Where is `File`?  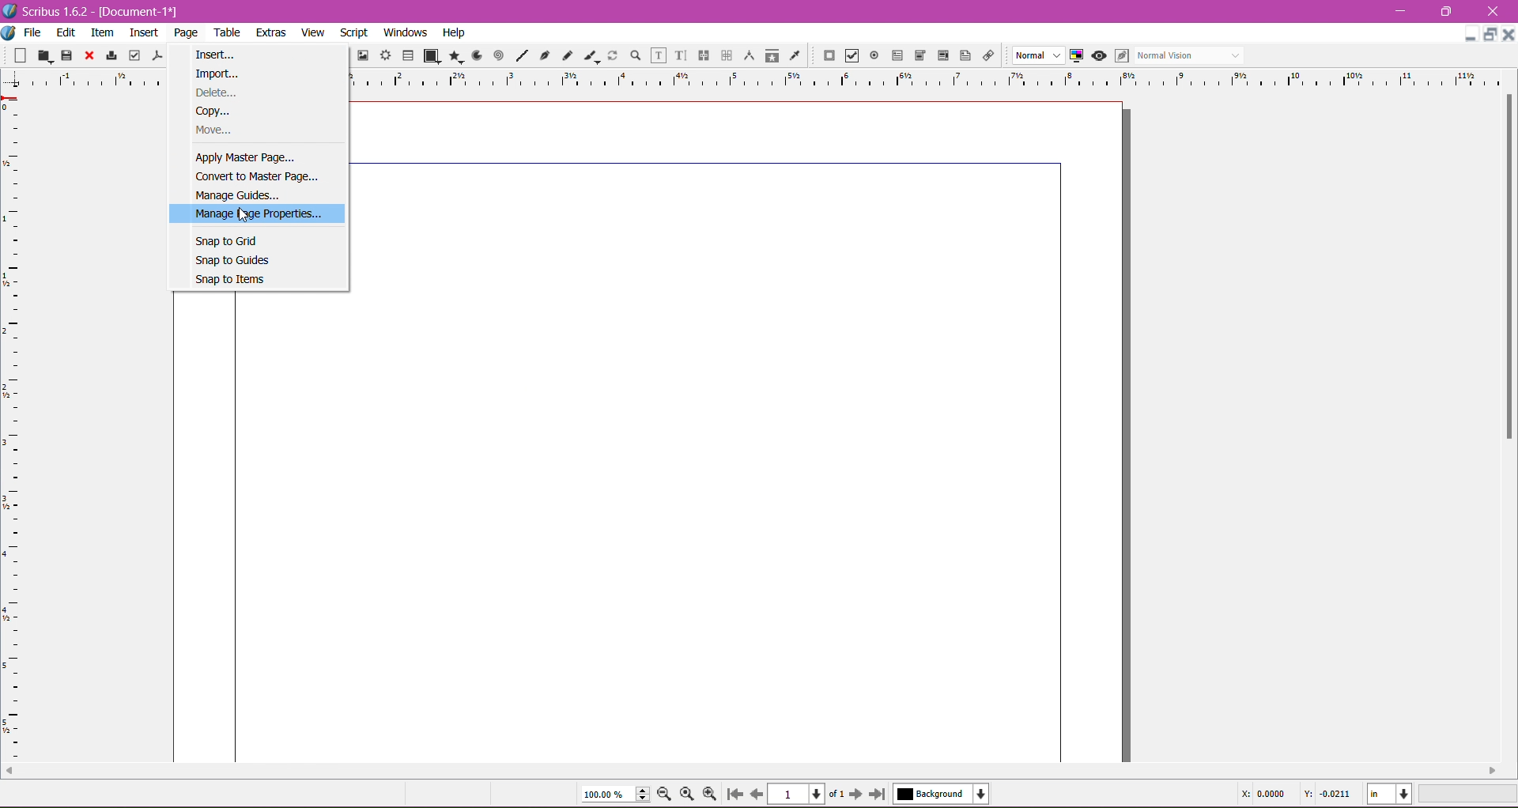 File is located at coordinates (34, 32).